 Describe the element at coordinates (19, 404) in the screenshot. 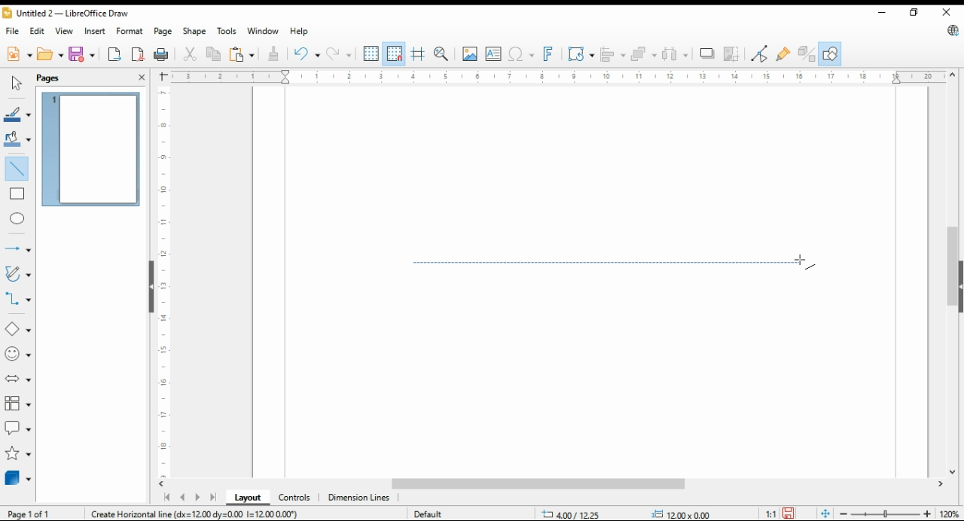

I see `flowchart` at that location.